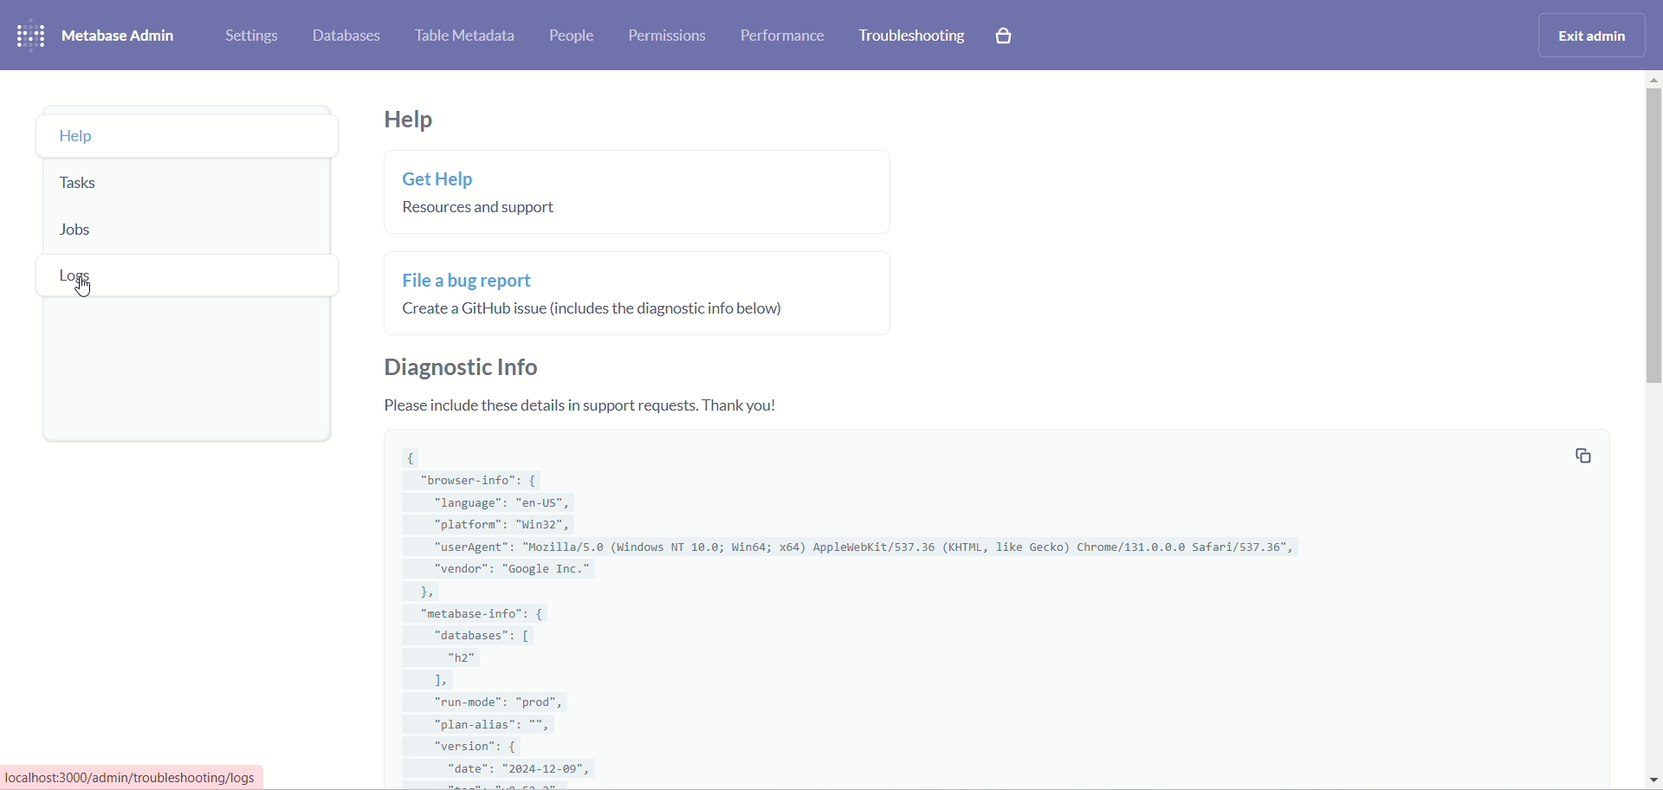 Image resolution: width=1663 pixels, height=790 pixels. I want to click on table metadata, so click(464, 38).